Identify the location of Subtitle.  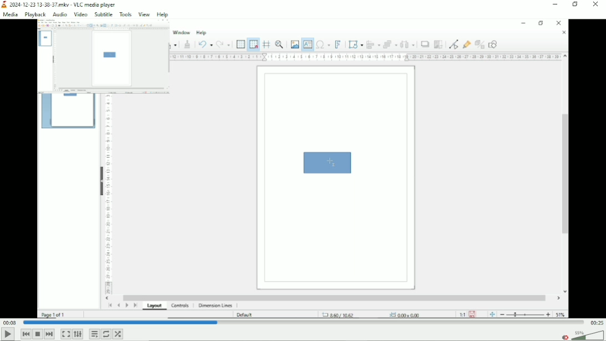
(103, 14).